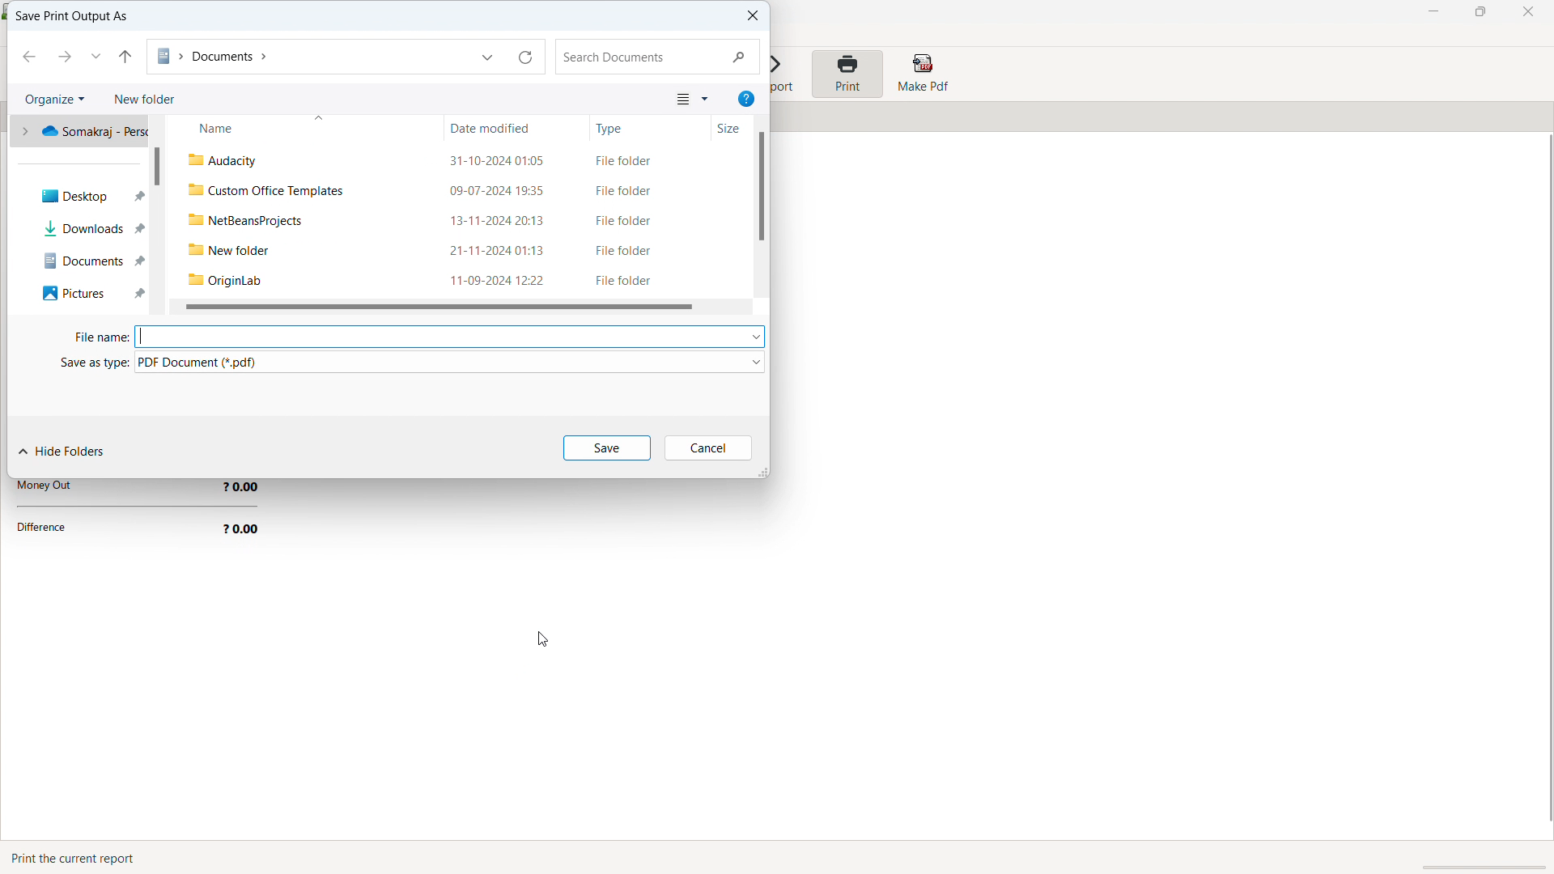 This screenshot has width=1554, height=874. I want to click on select format to save as, so click(450, 362).